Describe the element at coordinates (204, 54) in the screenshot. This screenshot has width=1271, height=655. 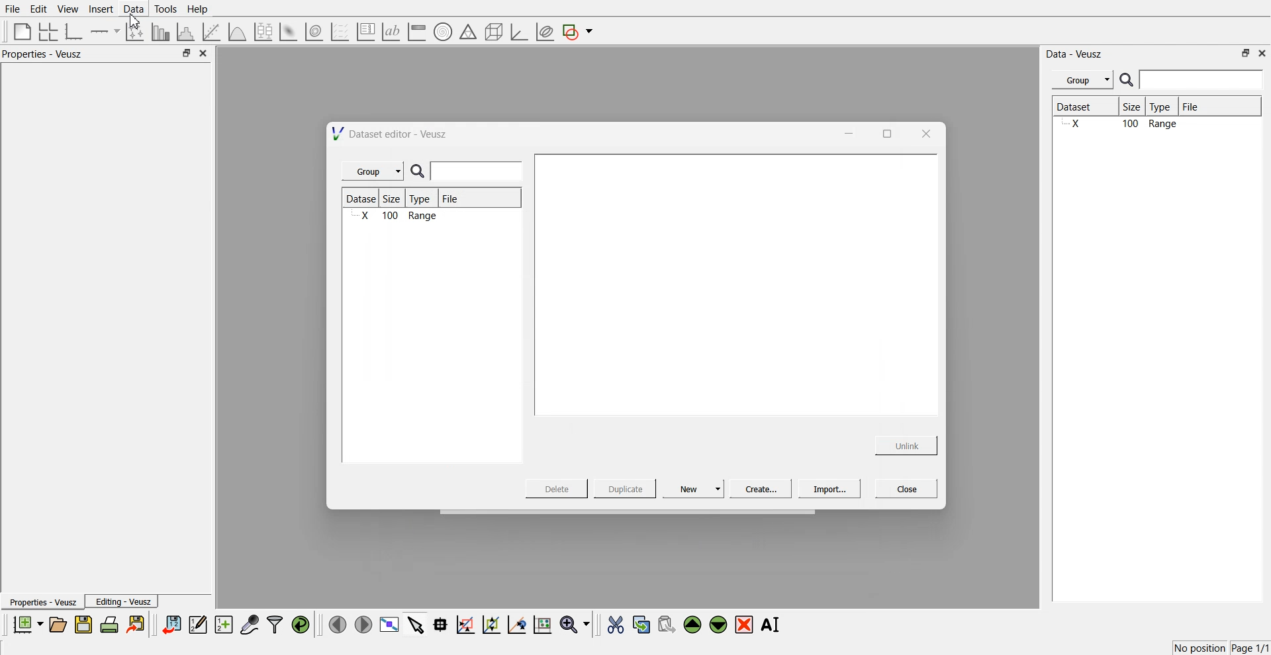
I see `close` at that location.